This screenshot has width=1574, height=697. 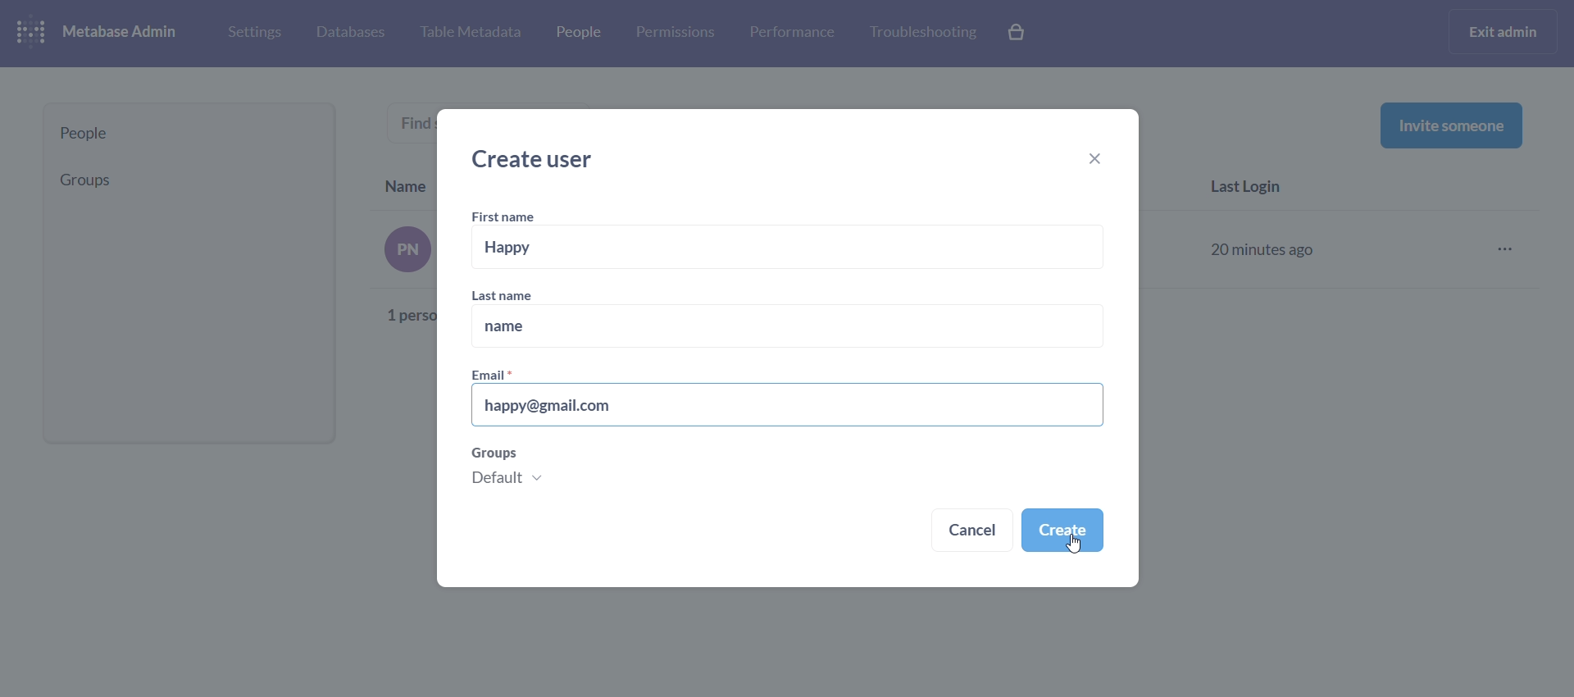 What do you see at coordinates (470, 33) in the screenshot?
I see `table metabase` at bounding box center [470, 33].